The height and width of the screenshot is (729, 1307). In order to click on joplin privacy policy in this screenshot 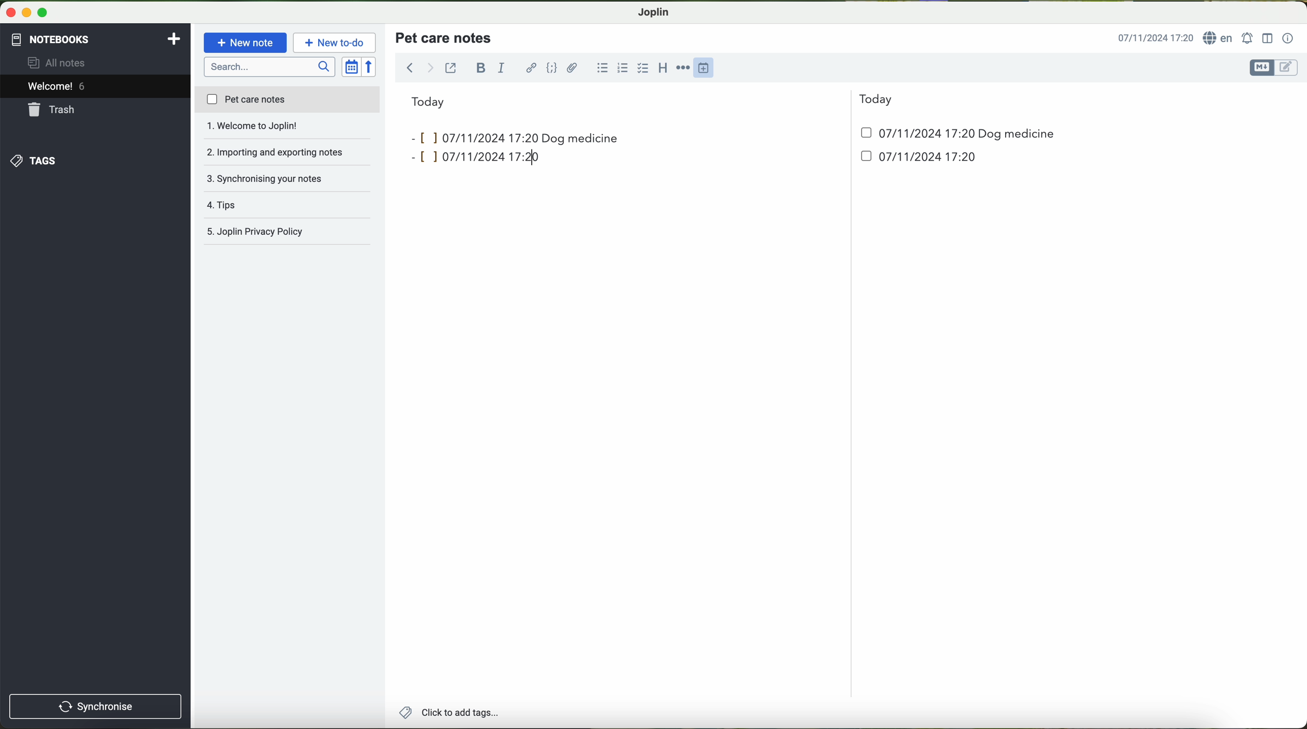, I will do `click(282, 233)`.